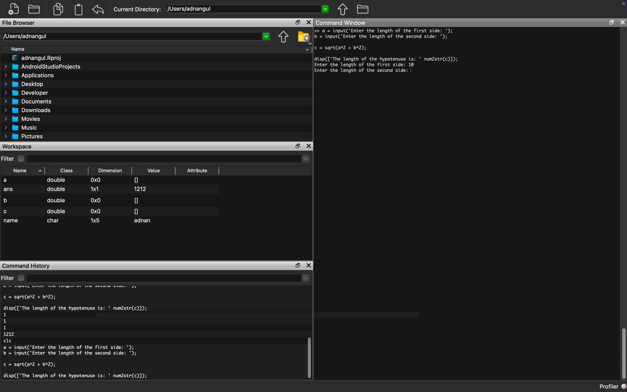  What do you see at coordinates (57, 181) in the screenshot?
I see `double` at bounding box center [57, 181].